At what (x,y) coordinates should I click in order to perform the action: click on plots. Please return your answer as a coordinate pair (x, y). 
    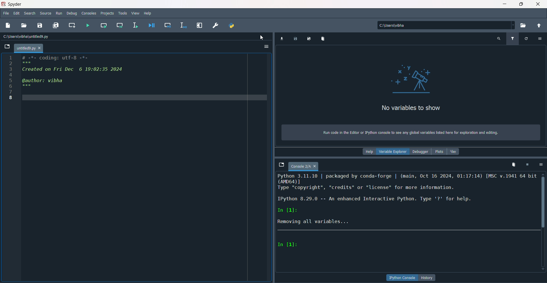
    Looking at the image, I should click on (438, 152).